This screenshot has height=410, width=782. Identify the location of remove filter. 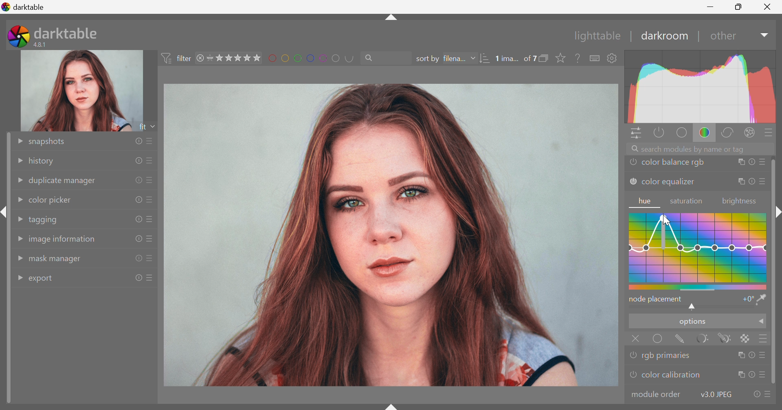
(200, 58).